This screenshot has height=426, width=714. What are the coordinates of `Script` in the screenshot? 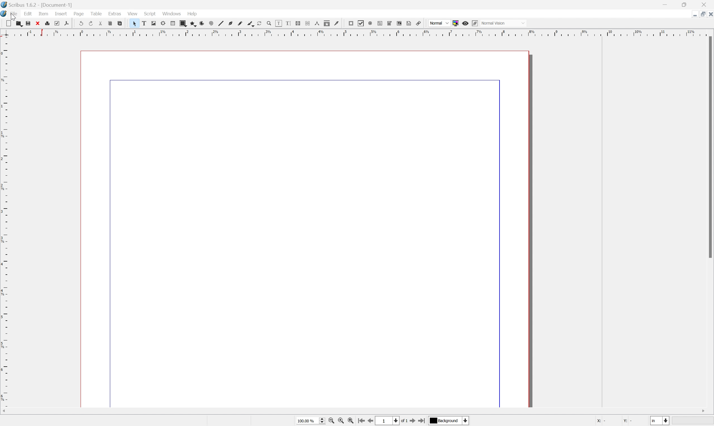 It's located at (150, 14).